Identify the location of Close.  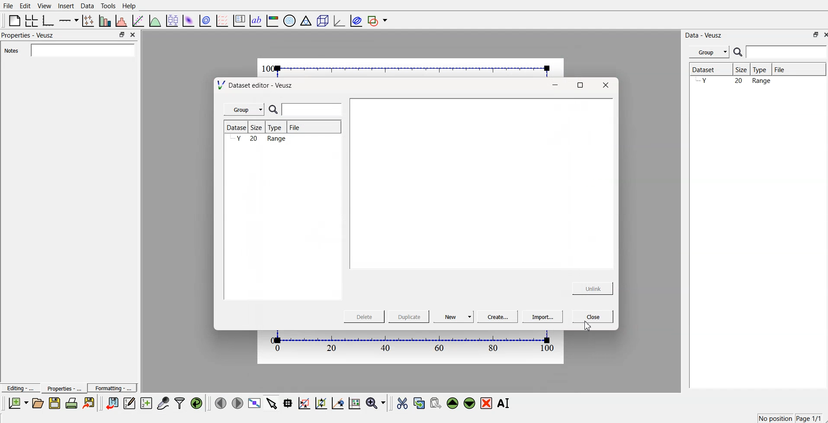
(605, 86).